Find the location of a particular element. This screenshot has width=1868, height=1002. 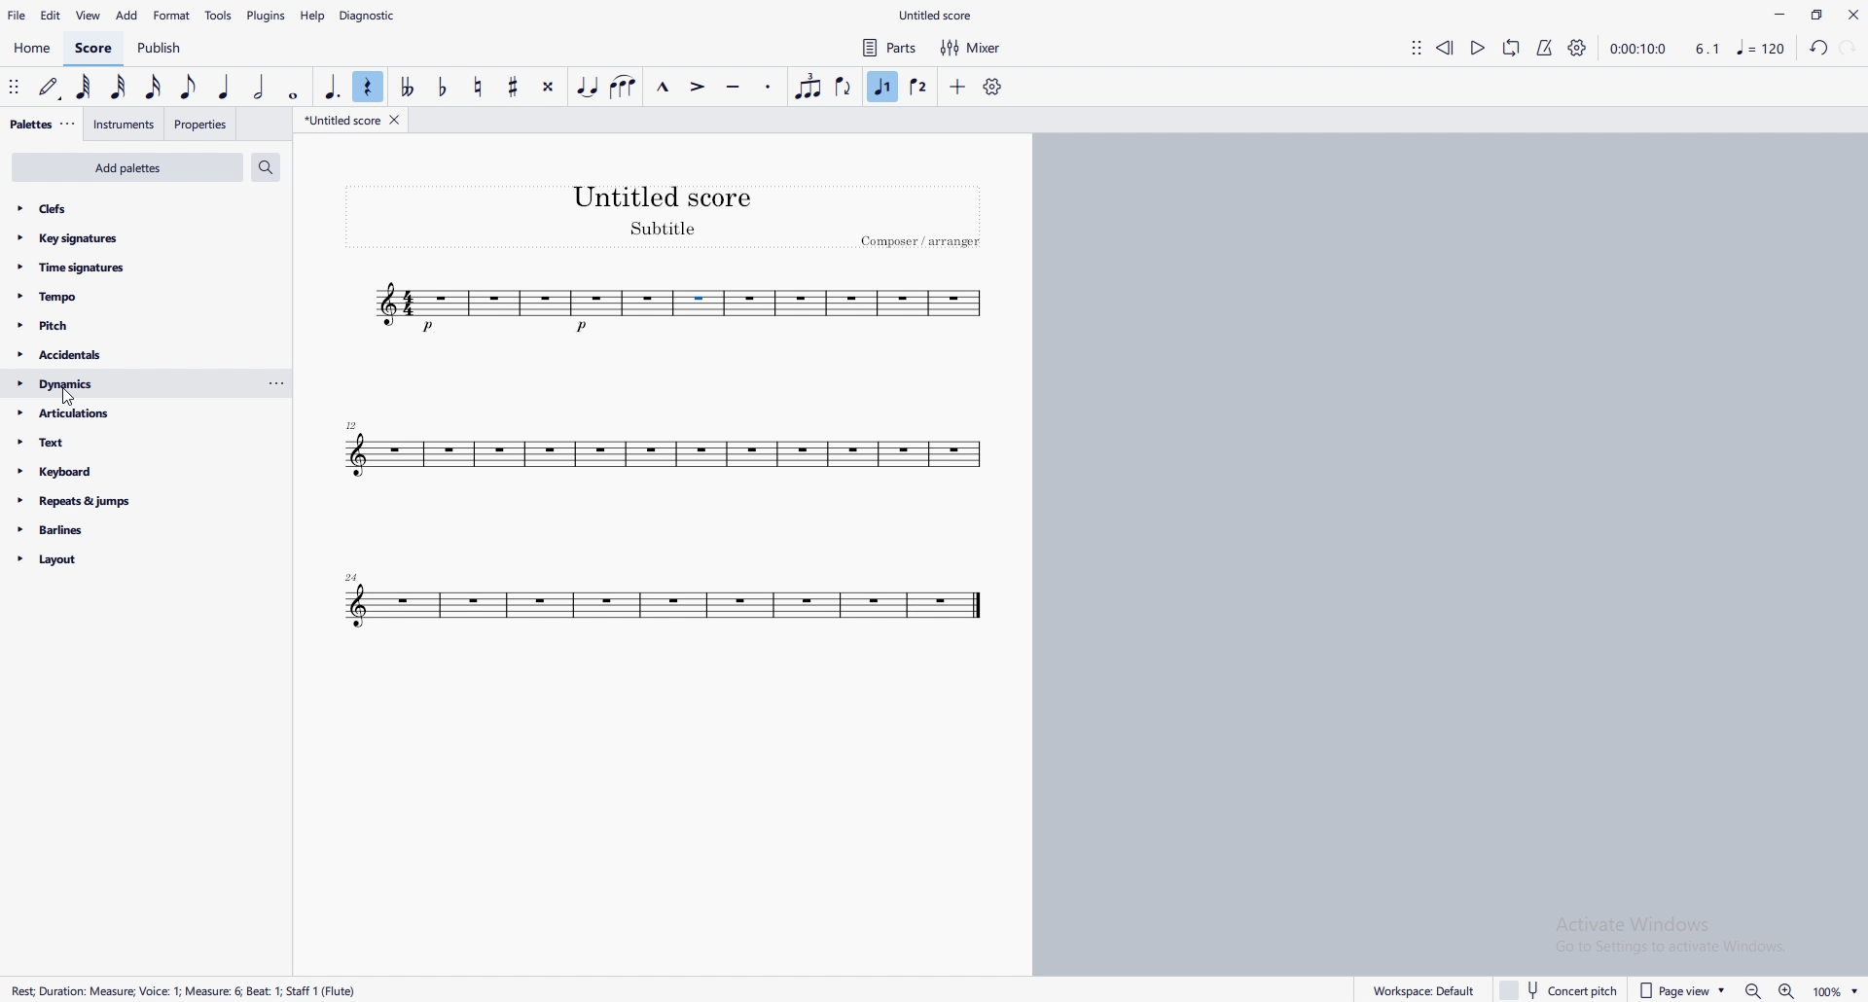

instruments is located at coordinates (126, 125).